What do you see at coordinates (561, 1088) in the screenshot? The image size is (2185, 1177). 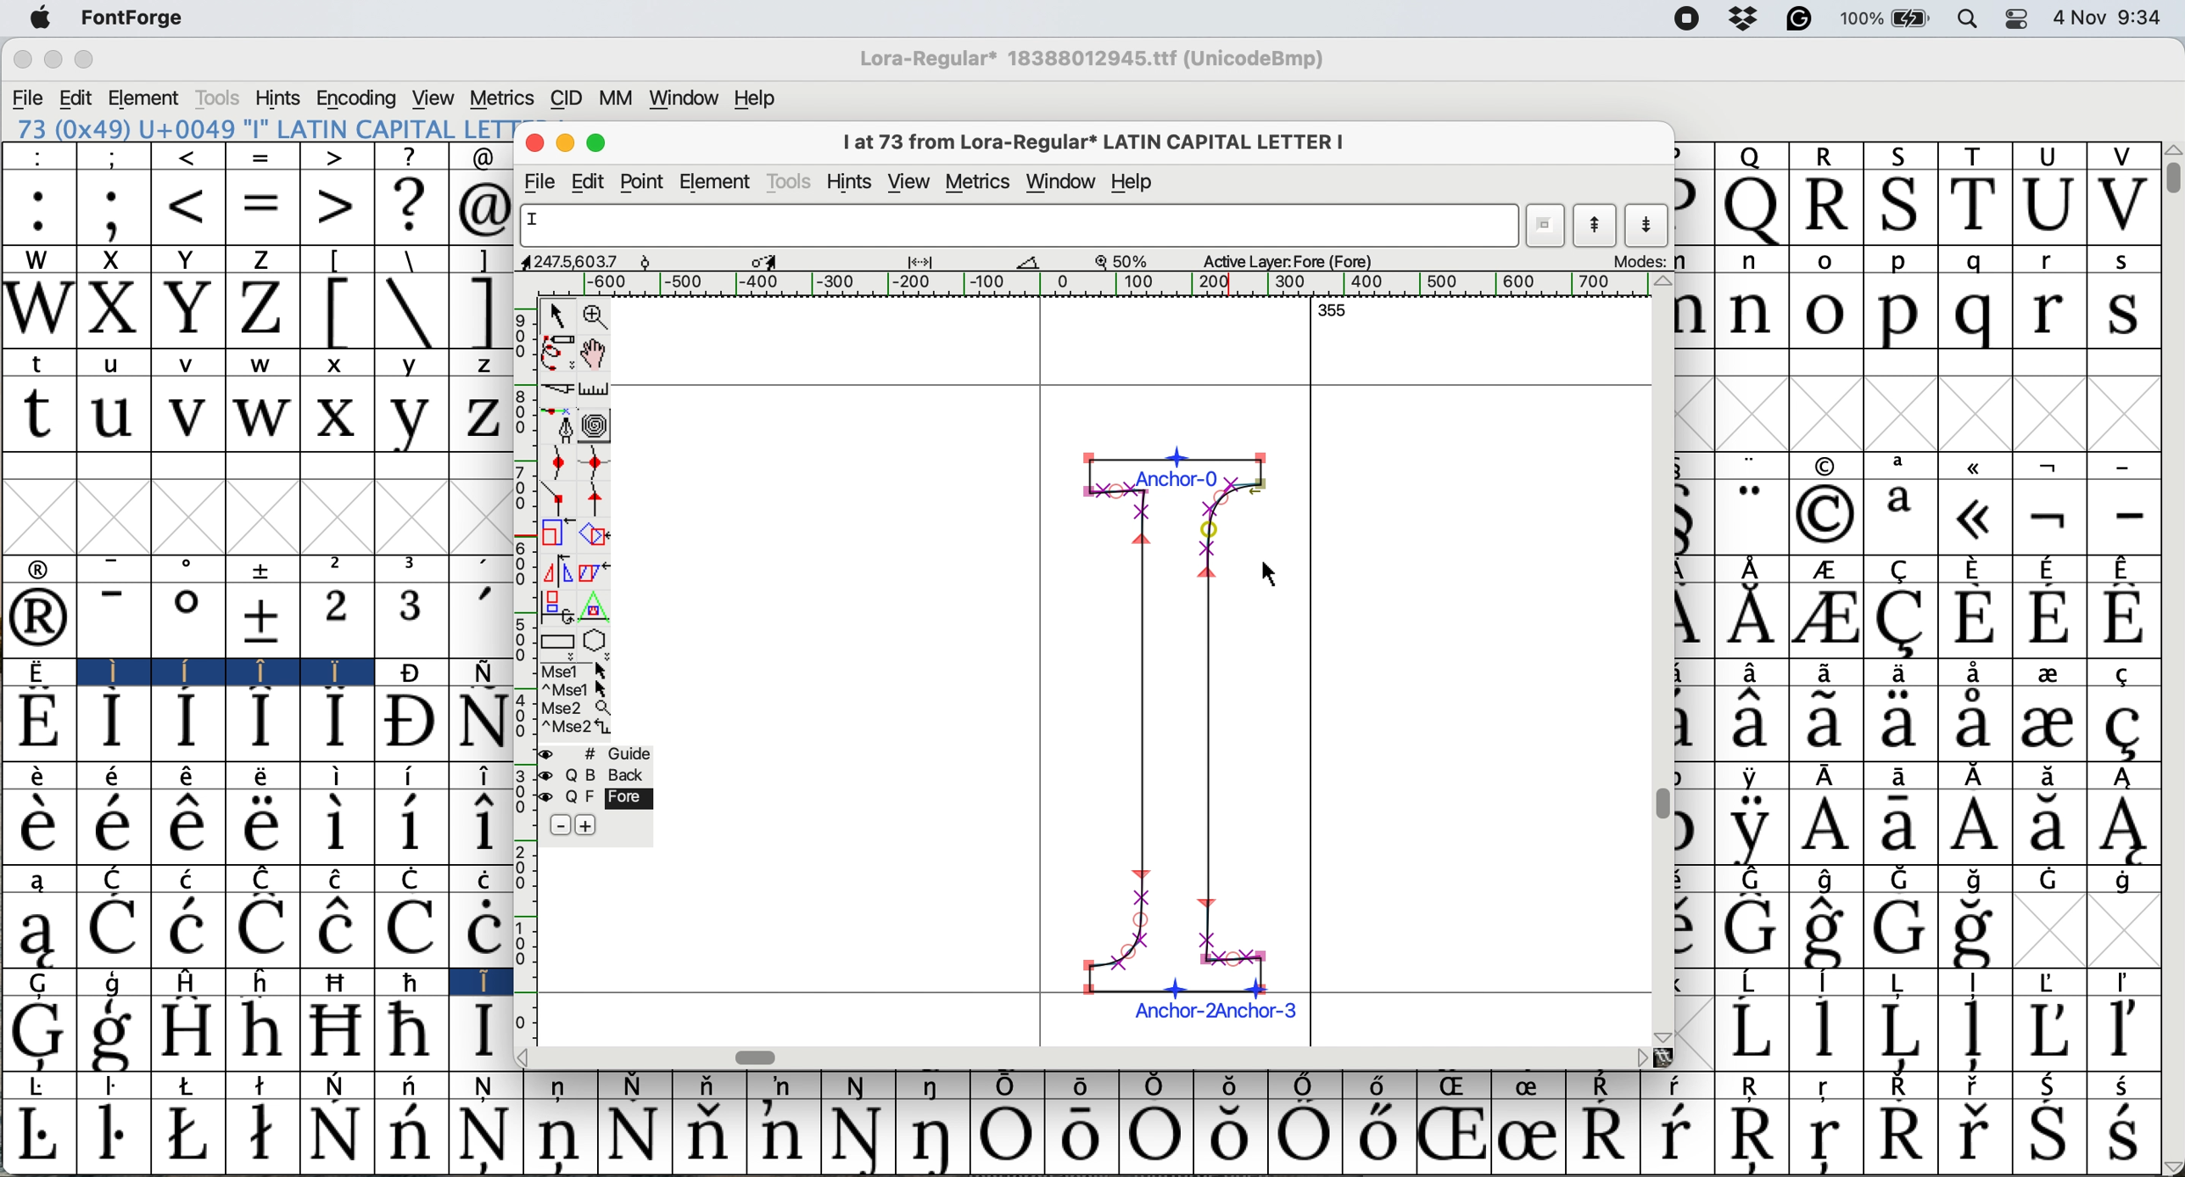 I see `Symbol` at bounding box center [561, 1088].